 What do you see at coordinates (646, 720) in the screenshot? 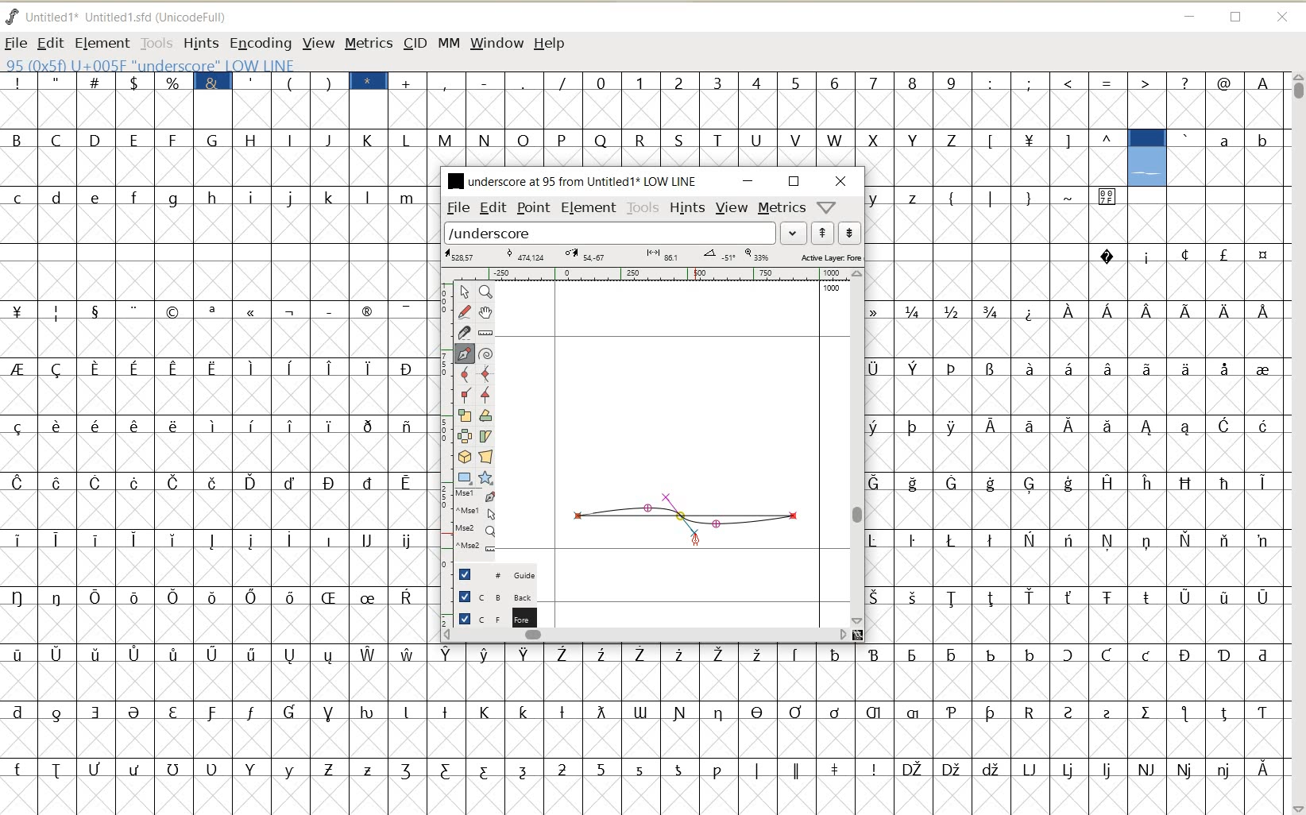
I see `GLYPHY CHARACTERS & NUMBERS` at bounding box center [646, 720].